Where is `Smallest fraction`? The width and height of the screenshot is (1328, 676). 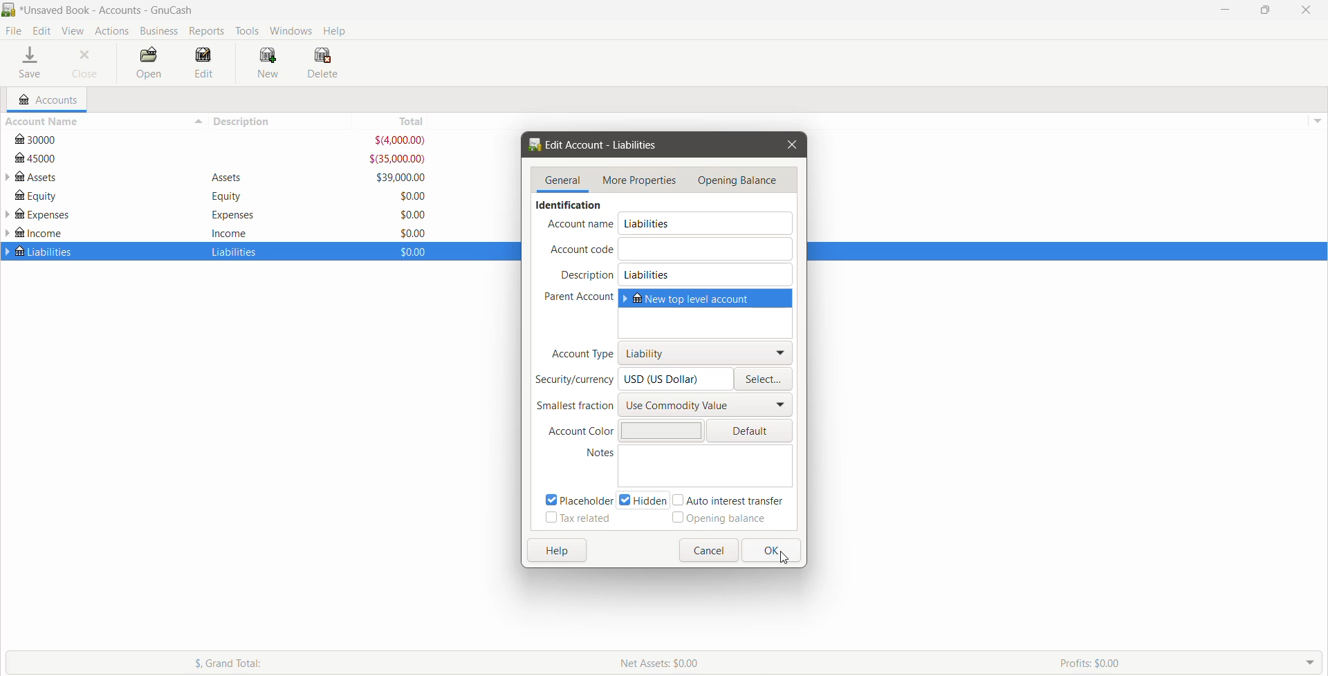 Smallest fraction is located at coordinates (574, 406).